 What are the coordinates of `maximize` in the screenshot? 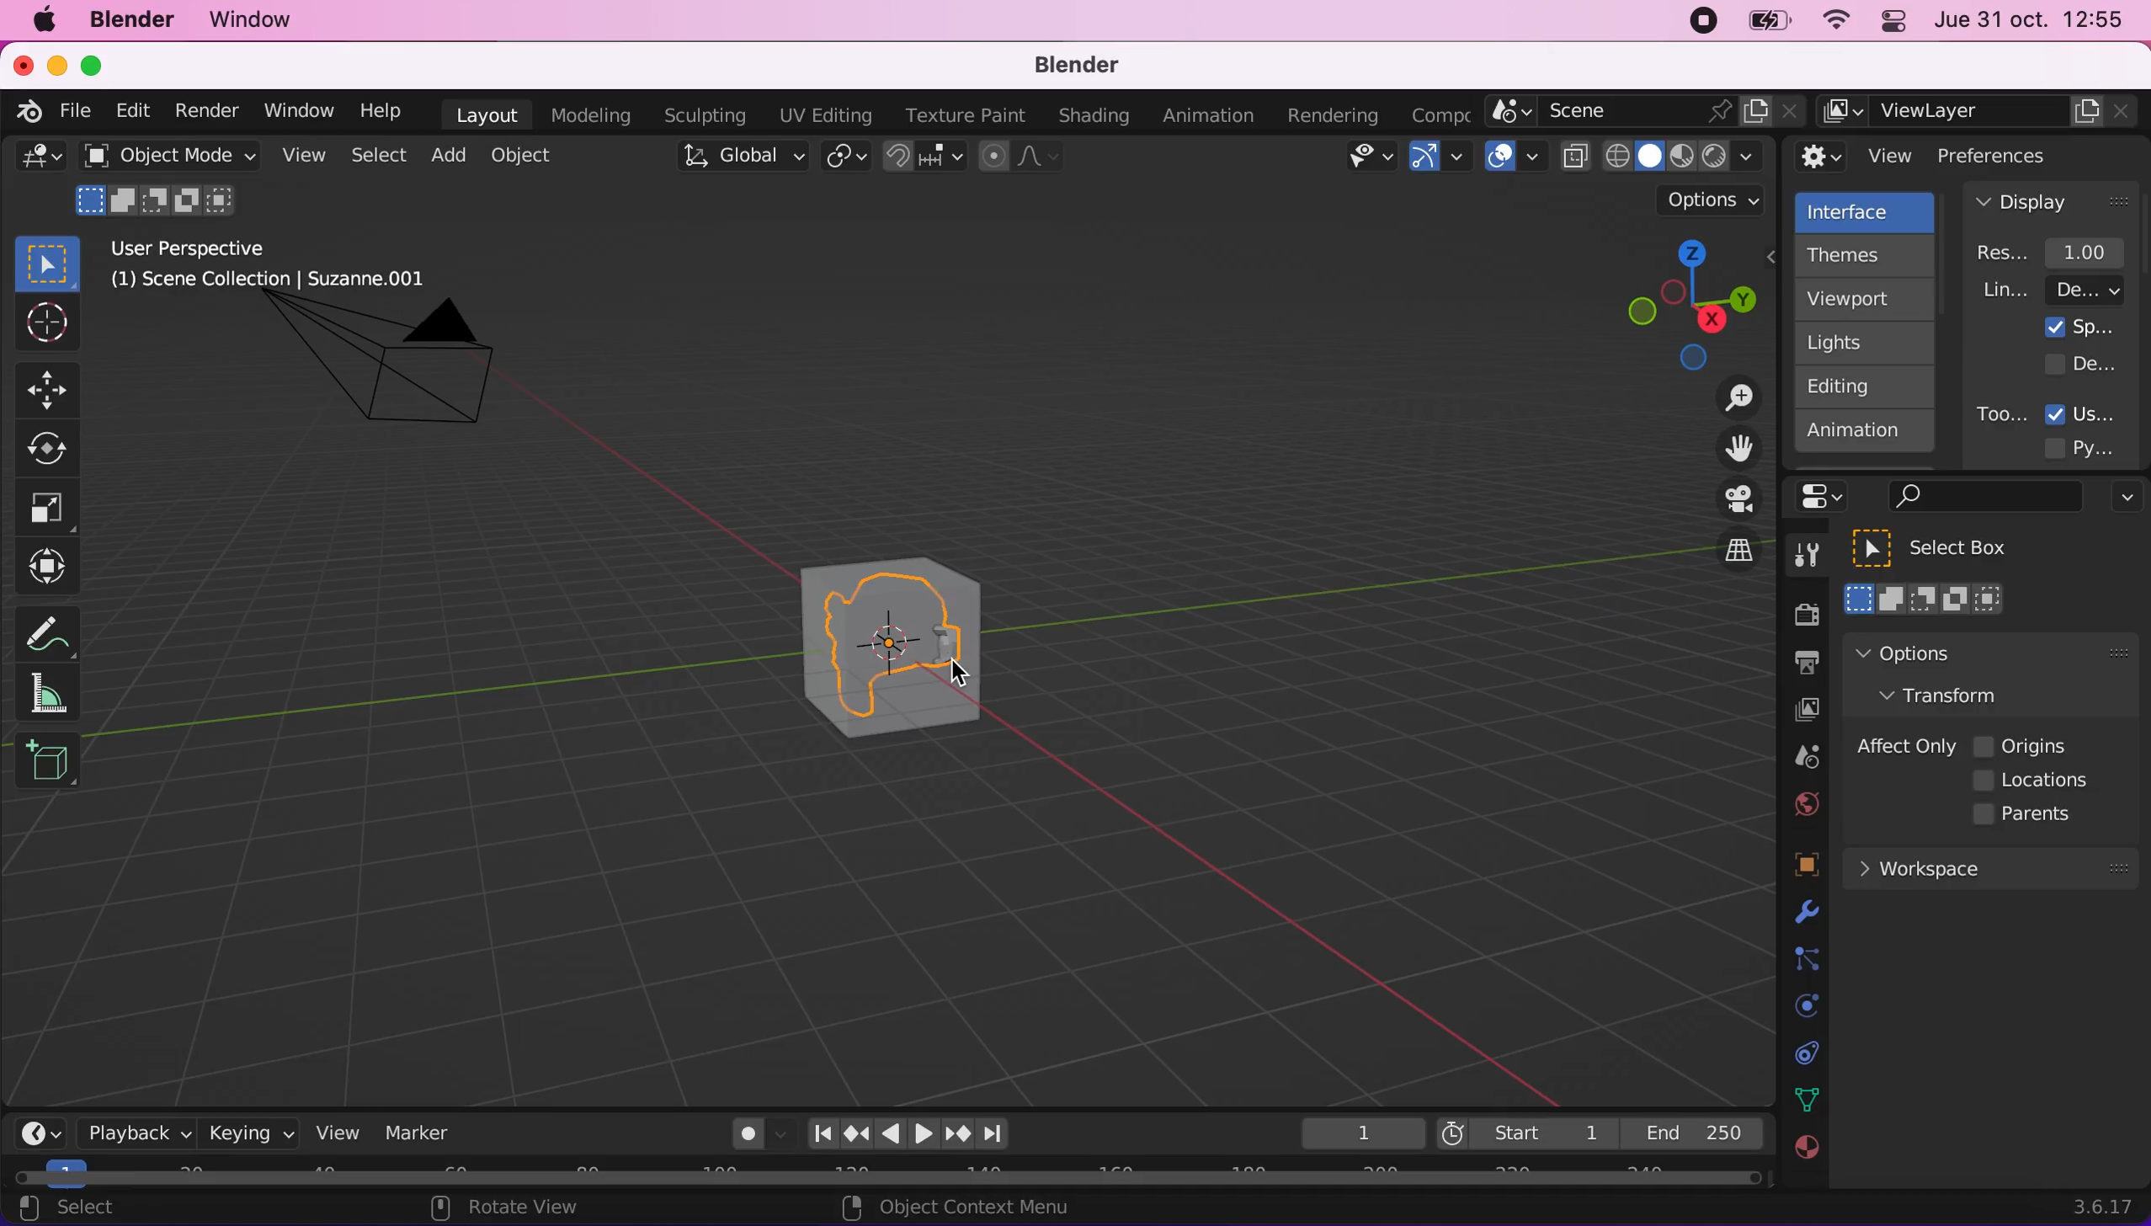 It's located at (101, 65).